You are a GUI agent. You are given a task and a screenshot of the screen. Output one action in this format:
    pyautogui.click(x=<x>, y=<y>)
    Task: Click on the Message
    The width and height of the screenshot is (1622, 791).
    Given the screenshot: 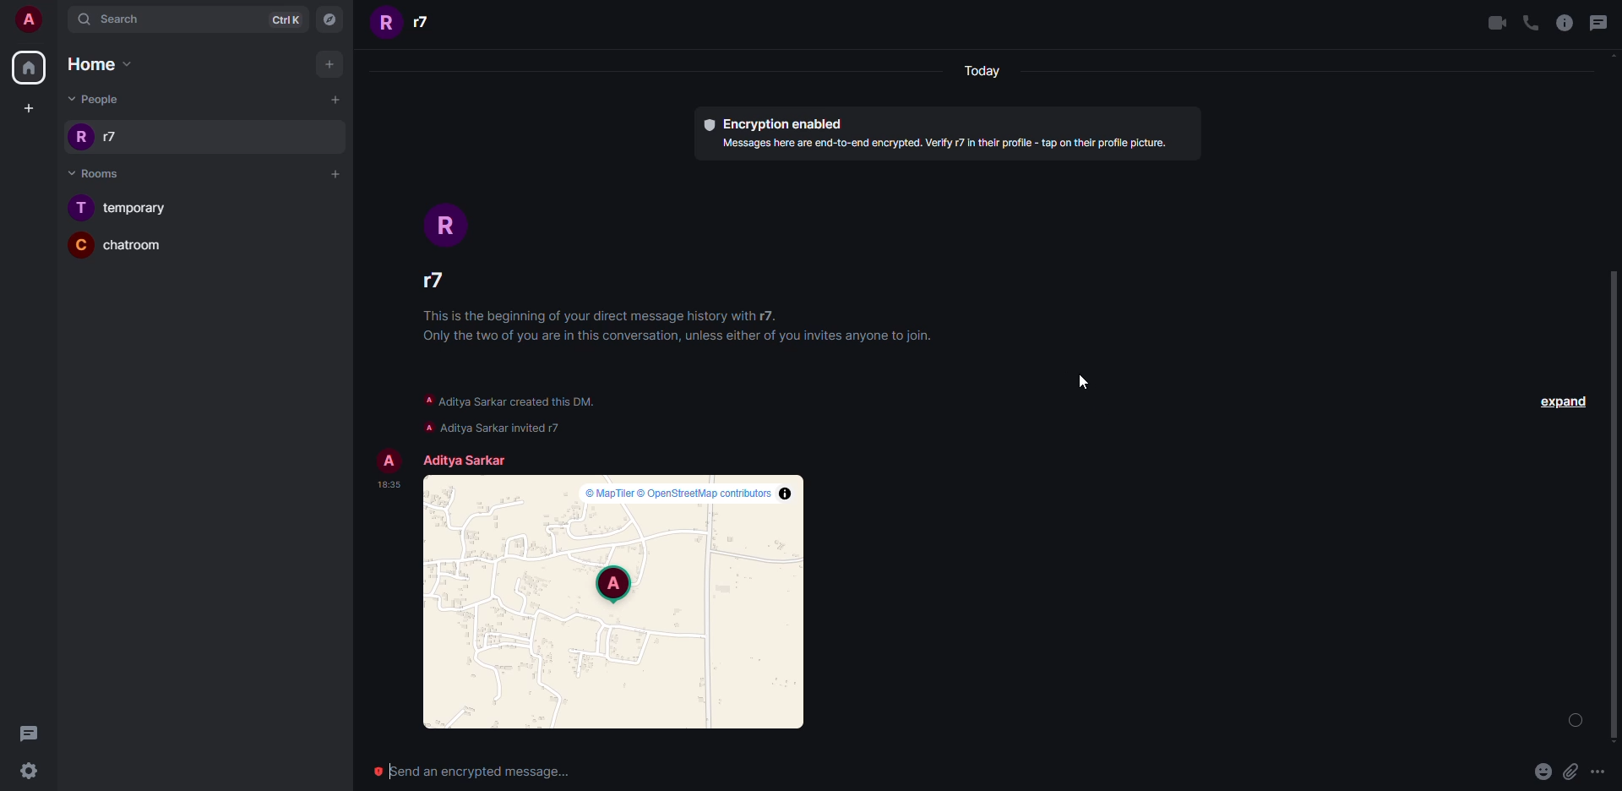 What is the action you would take?
    pyautogui.click(x=32, y=734)
    